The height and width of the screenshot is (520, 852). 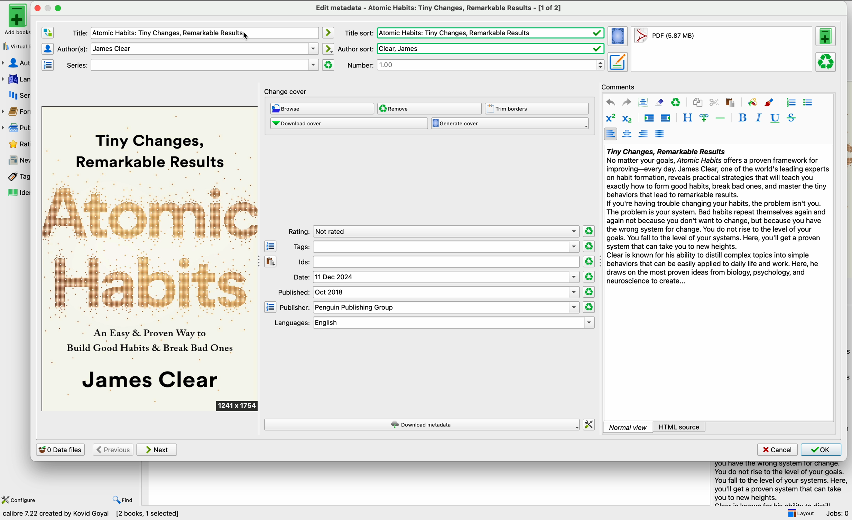 What do you see at coordinates (759, 118) in the screenshot?
I see `italic` at bounding box center [759, 118].